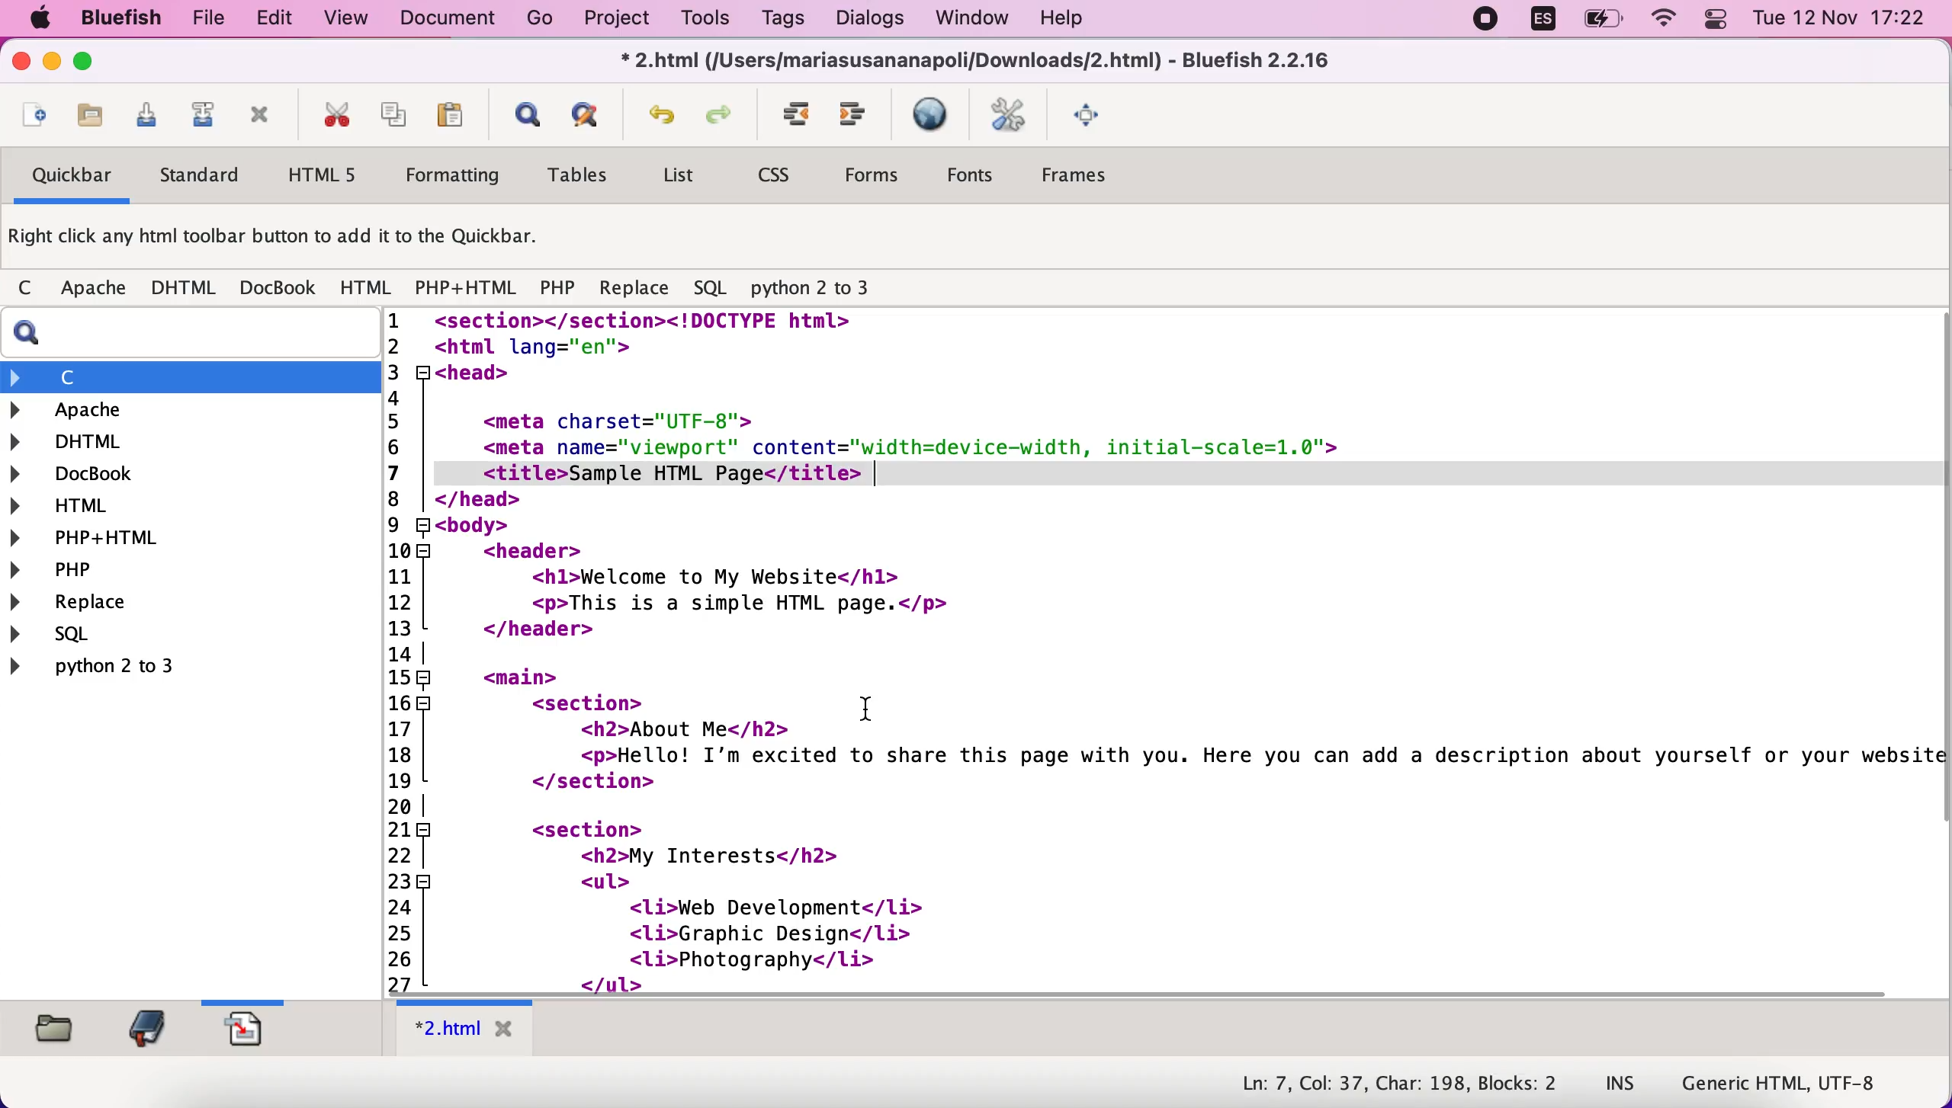  Describe the element at coordinates (1485, 22) in the screenshot. I see `recording` at that location.